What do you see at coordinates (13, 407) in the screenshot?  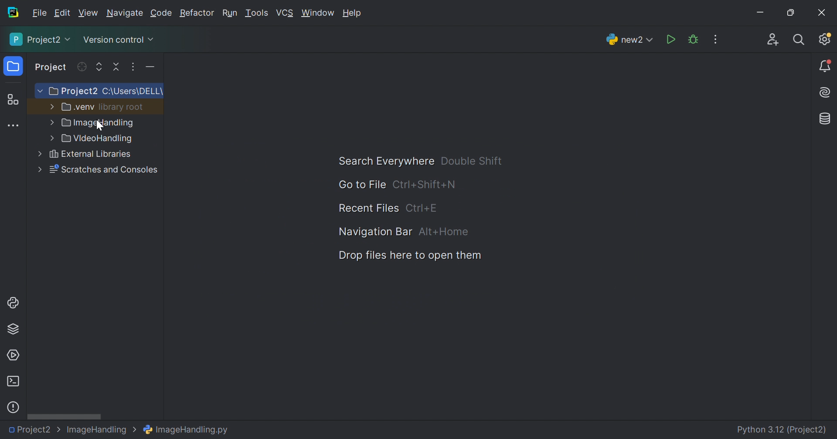 I see `Problems` at bounding box center [13, 407].